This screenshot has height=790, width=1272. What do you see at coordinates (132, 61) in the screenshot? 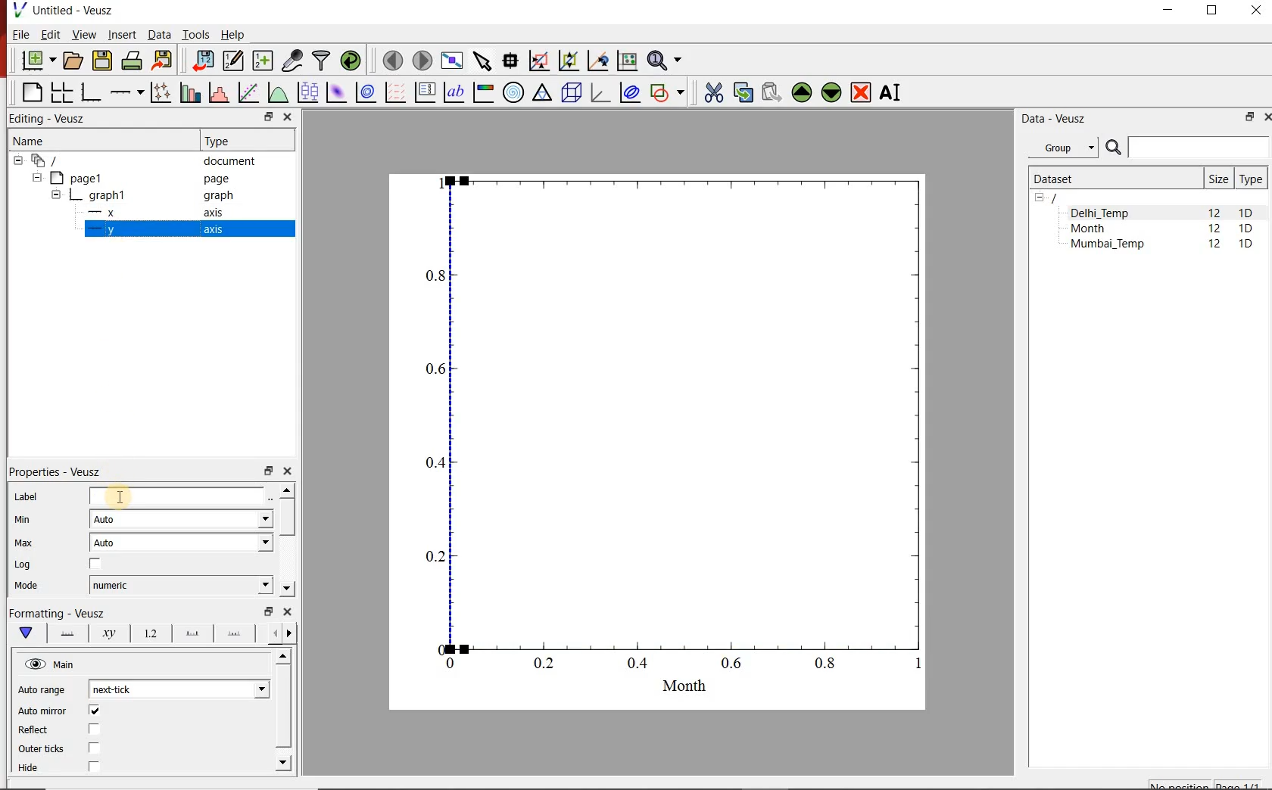
I see `print the document` at bounding box center [132, 61].